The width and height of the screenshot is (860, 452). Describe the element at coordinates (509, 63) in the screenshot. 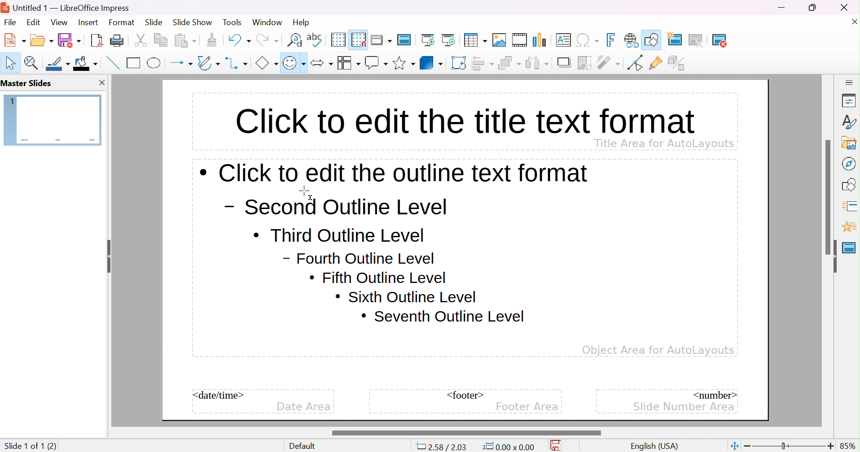

I see `arrange` at that location.